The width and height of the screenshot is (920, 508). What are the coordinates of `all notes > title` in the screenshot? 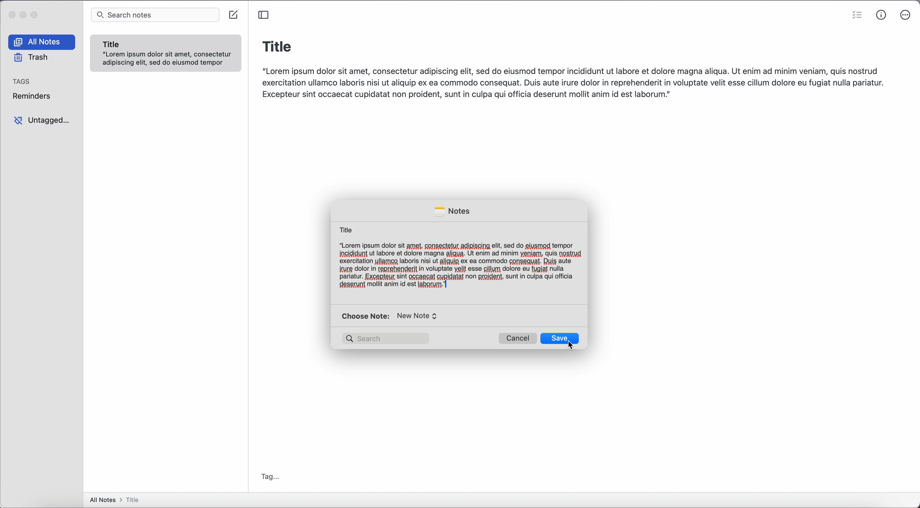 It's located at (117, 499).